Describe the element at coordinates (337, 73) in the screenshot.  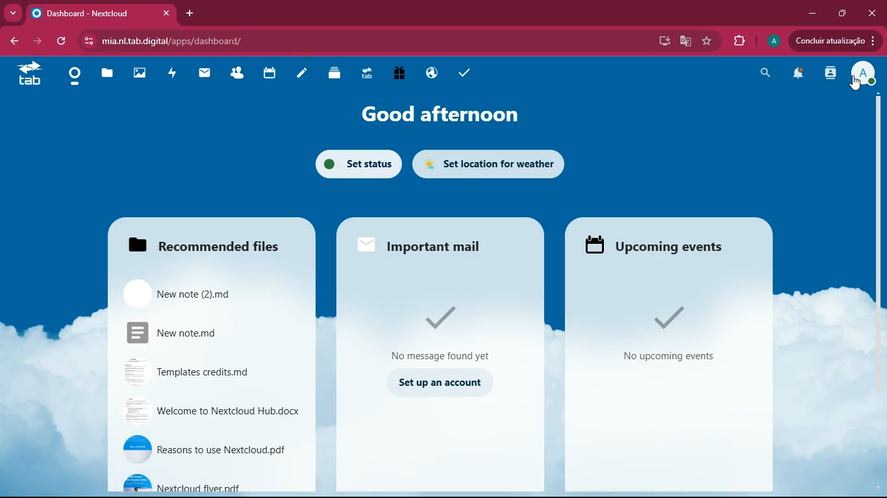
I see `layers` at that location.